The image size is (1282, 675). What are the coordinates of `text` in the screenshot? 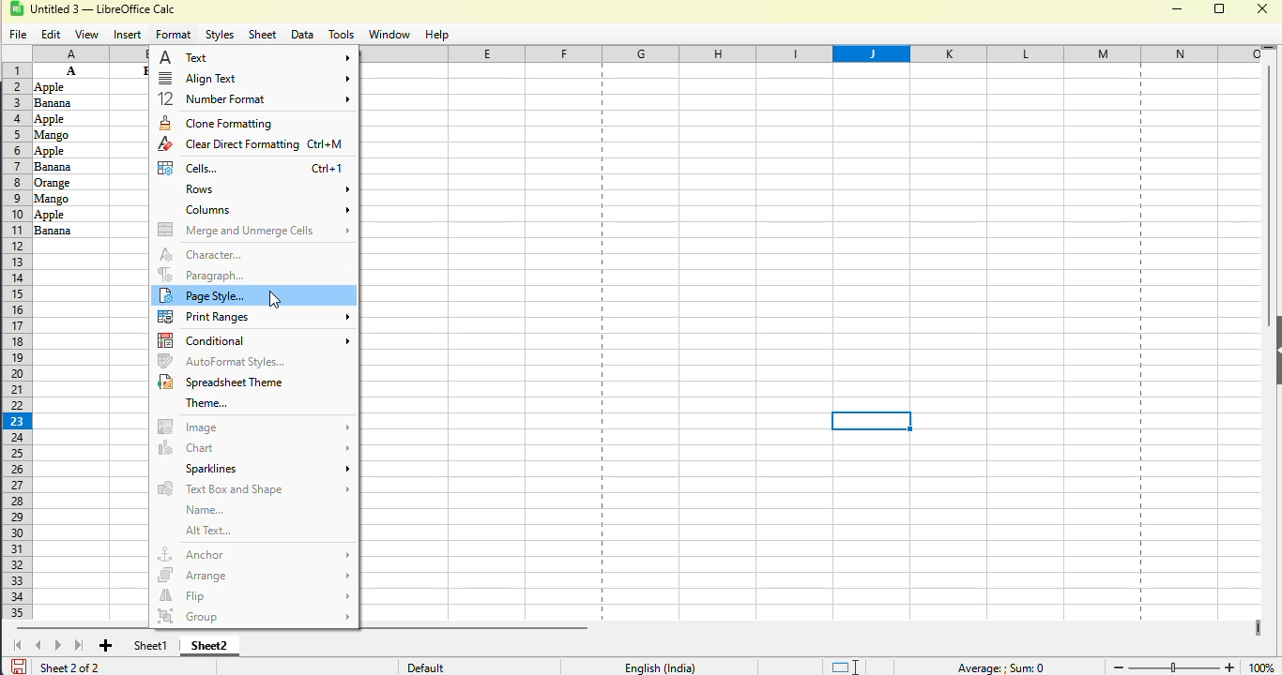 It's located at (255, 57).